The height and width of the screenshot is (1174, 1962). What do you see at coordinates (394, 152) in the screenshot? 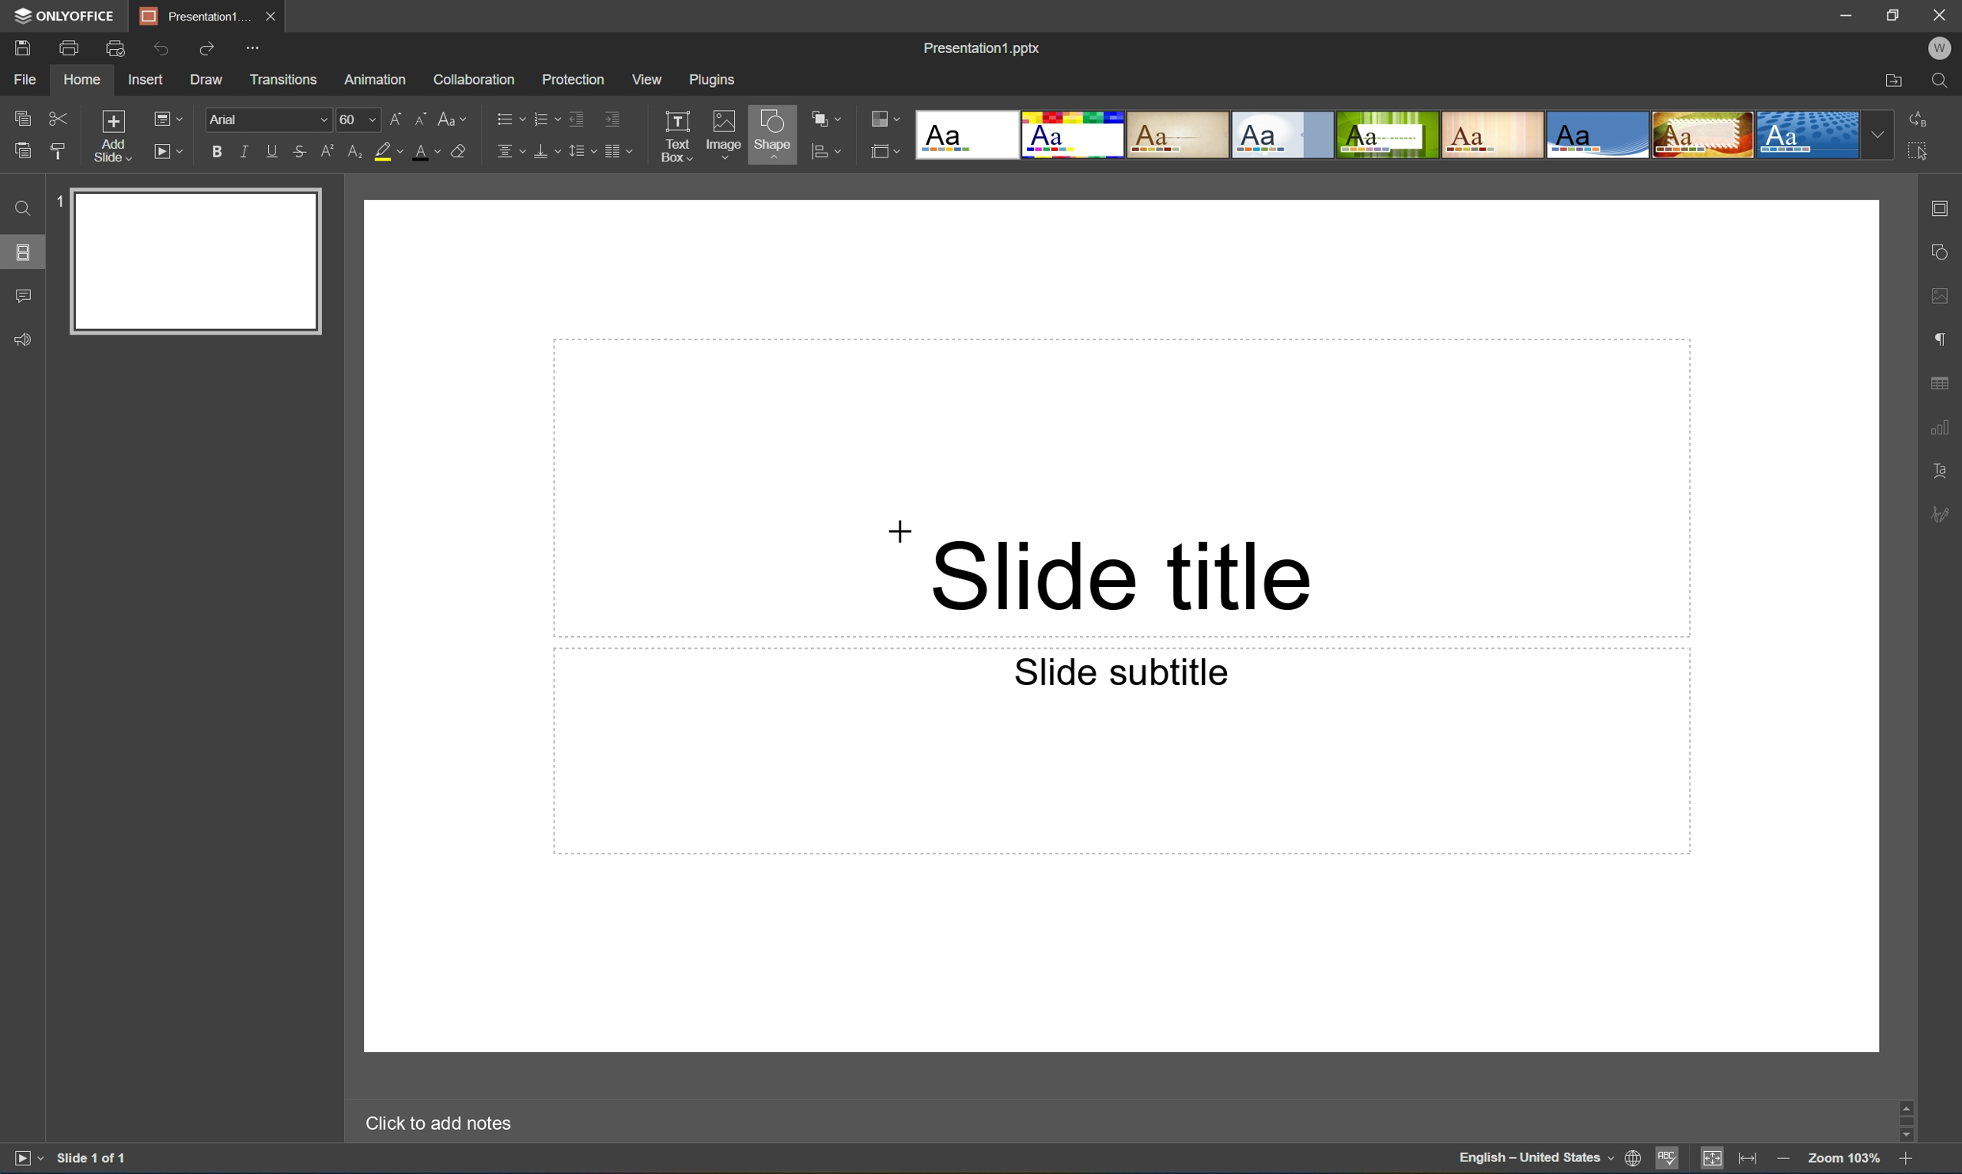
I see `Highlight color` at bounding box center [394, 152].